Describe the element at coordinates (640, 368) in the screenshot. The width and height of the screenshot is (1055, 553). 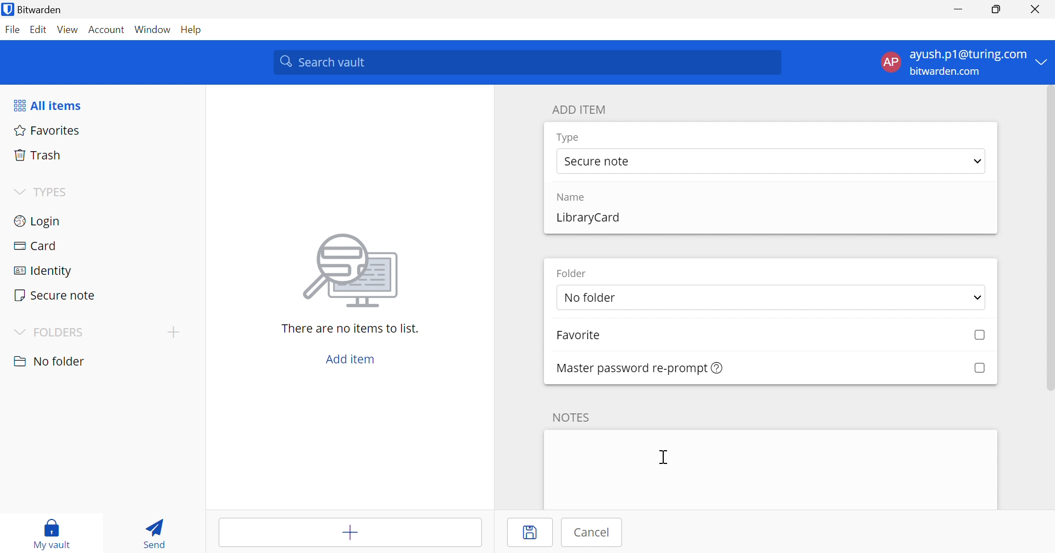
I see `Master password re-prompt` at that location.